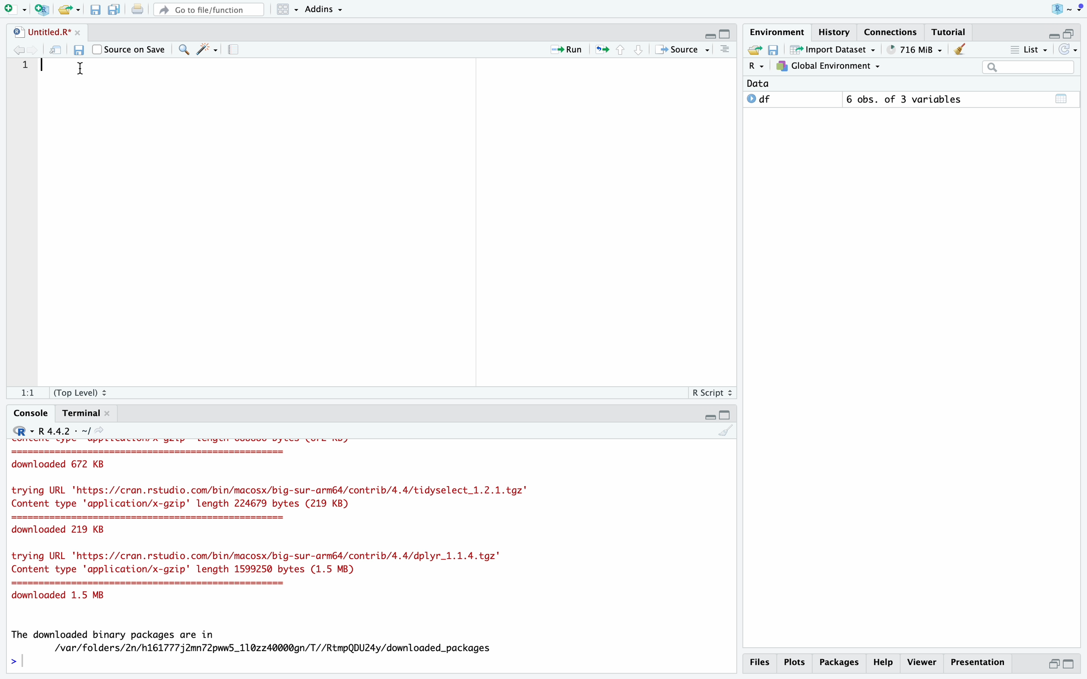 The height and width of the screenshot is (679, 1087). What do you see at coordinates (208, 49) in the screenshot?
I see `Code Tools` at bounding box center [208, 49].